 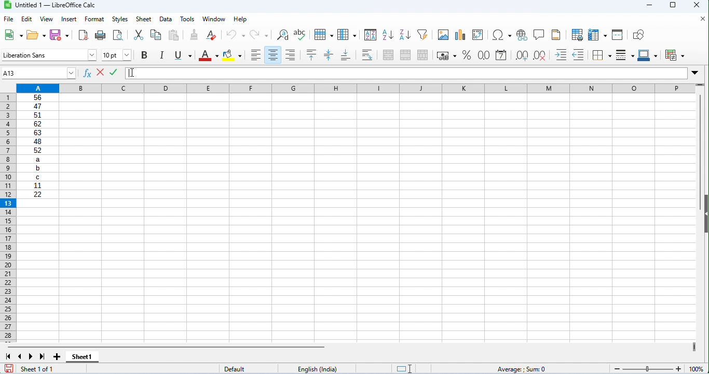 I want to click on selected cell, so click(x=38, y=203).